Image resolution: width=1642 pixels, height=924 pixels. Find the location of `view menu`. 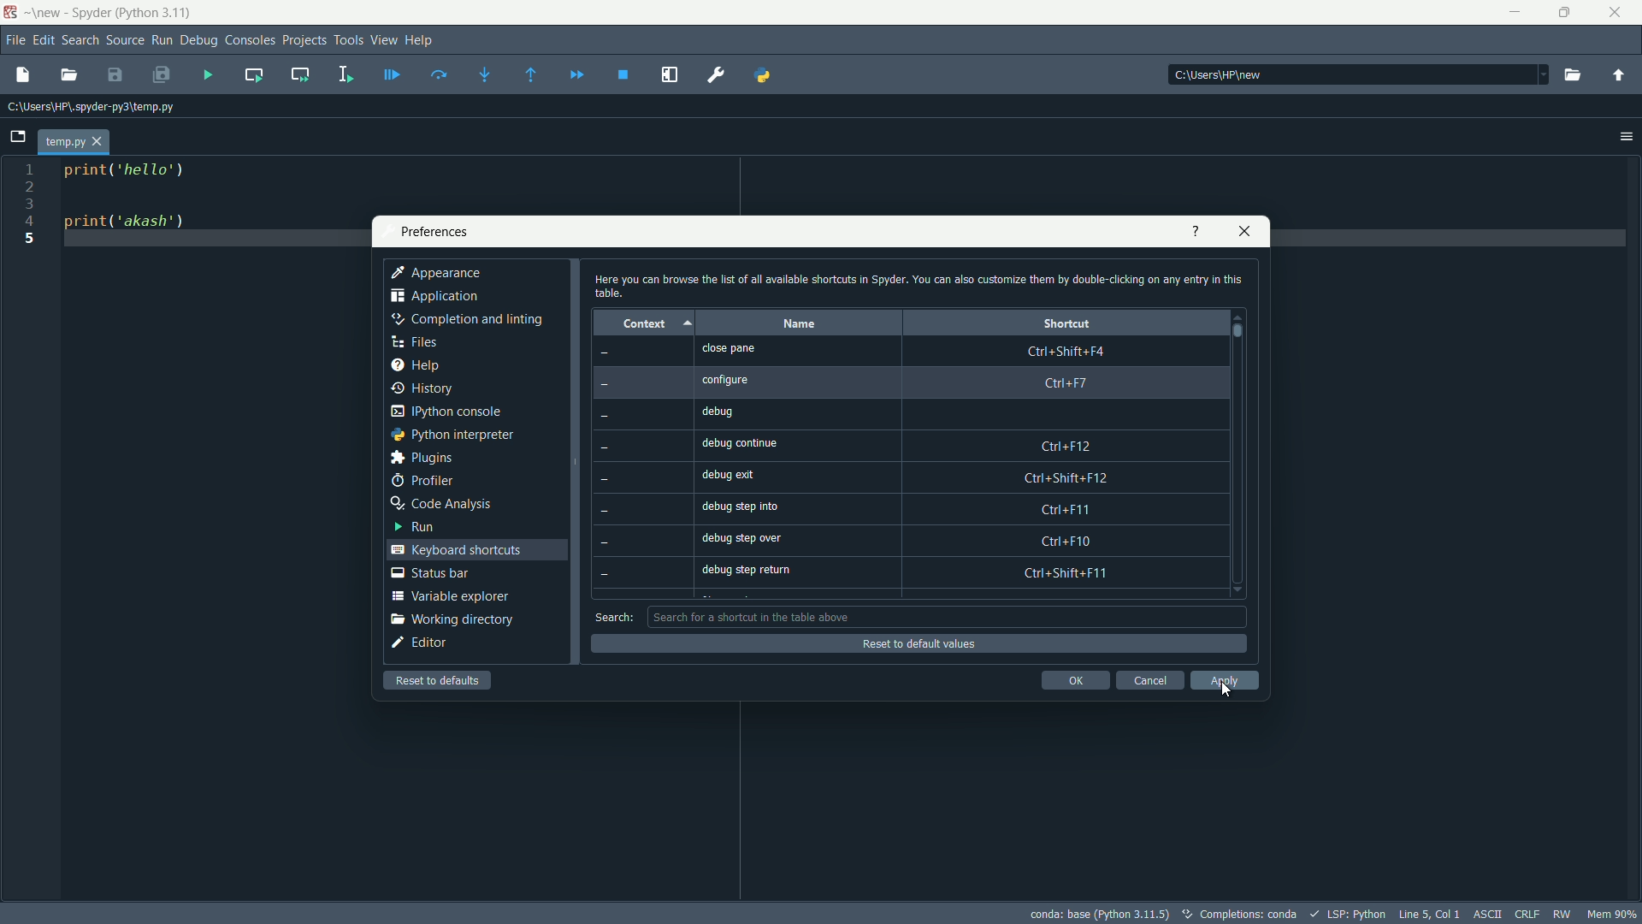

view menu is located at coordinates (383, 40).